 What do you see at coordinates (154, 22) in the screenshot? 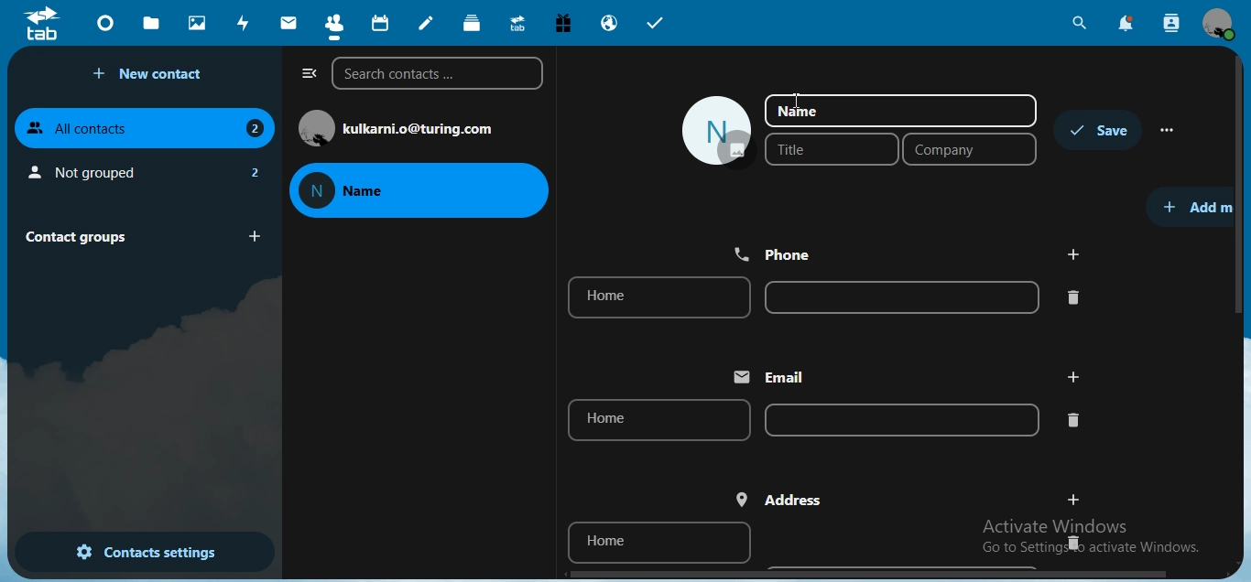
I see `files` at bounding box center [154, 22].